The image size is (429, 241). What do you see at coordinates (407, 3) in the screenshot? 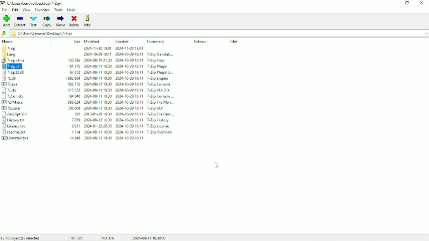
I see `Restore down` at bounding box center [407, 3].